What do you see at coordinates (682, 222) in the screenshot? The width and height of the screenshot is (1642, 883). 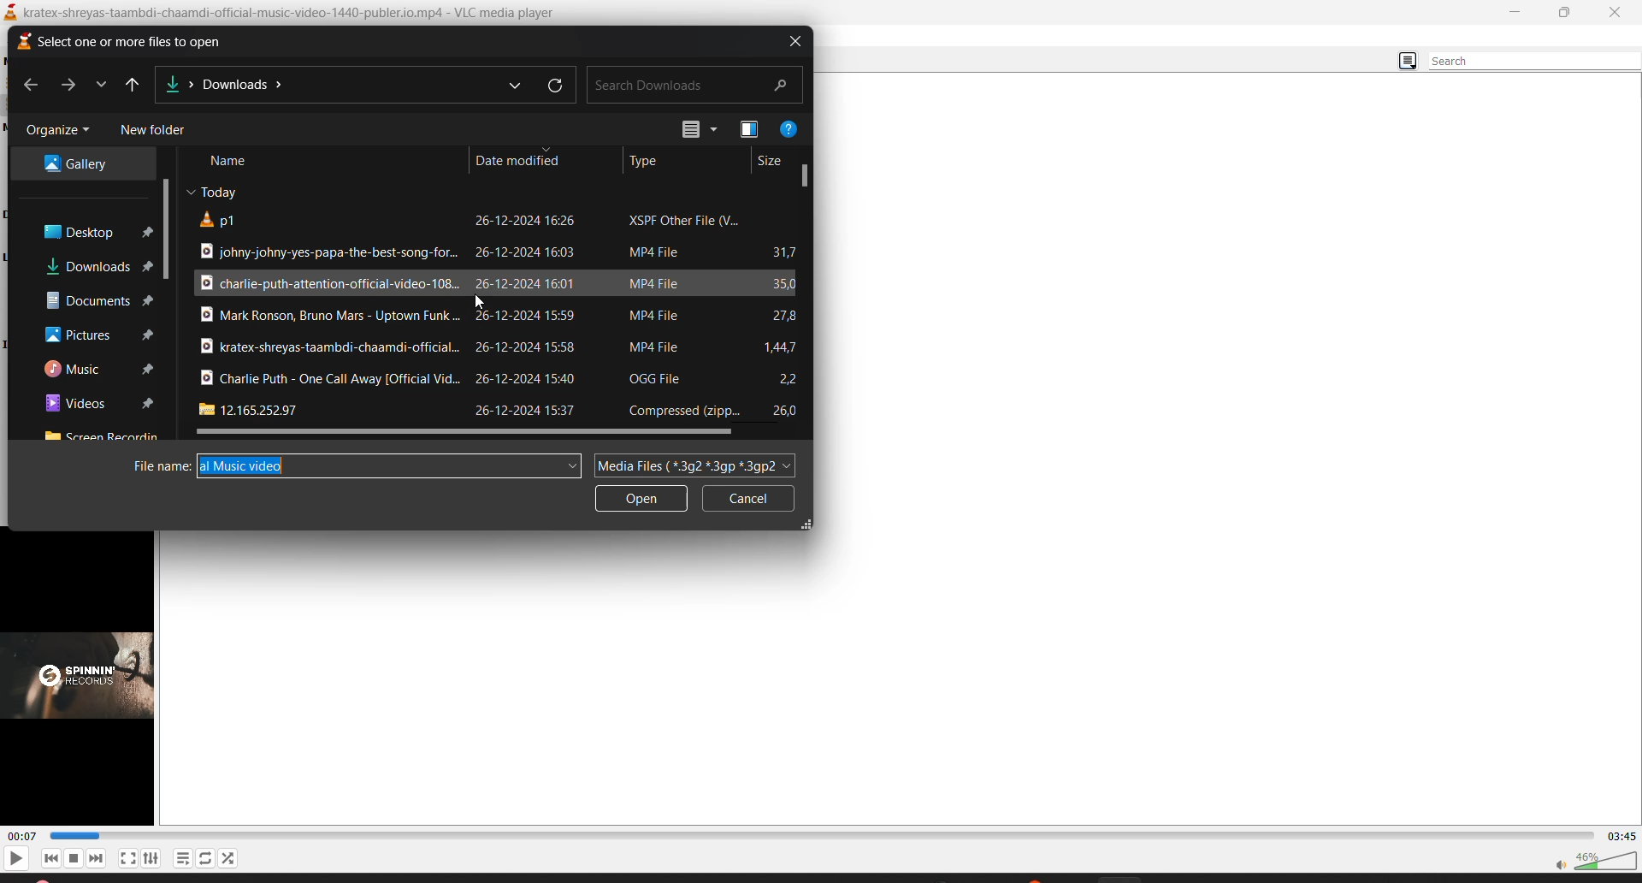 I see `file type` at bounding box center [682, 222].